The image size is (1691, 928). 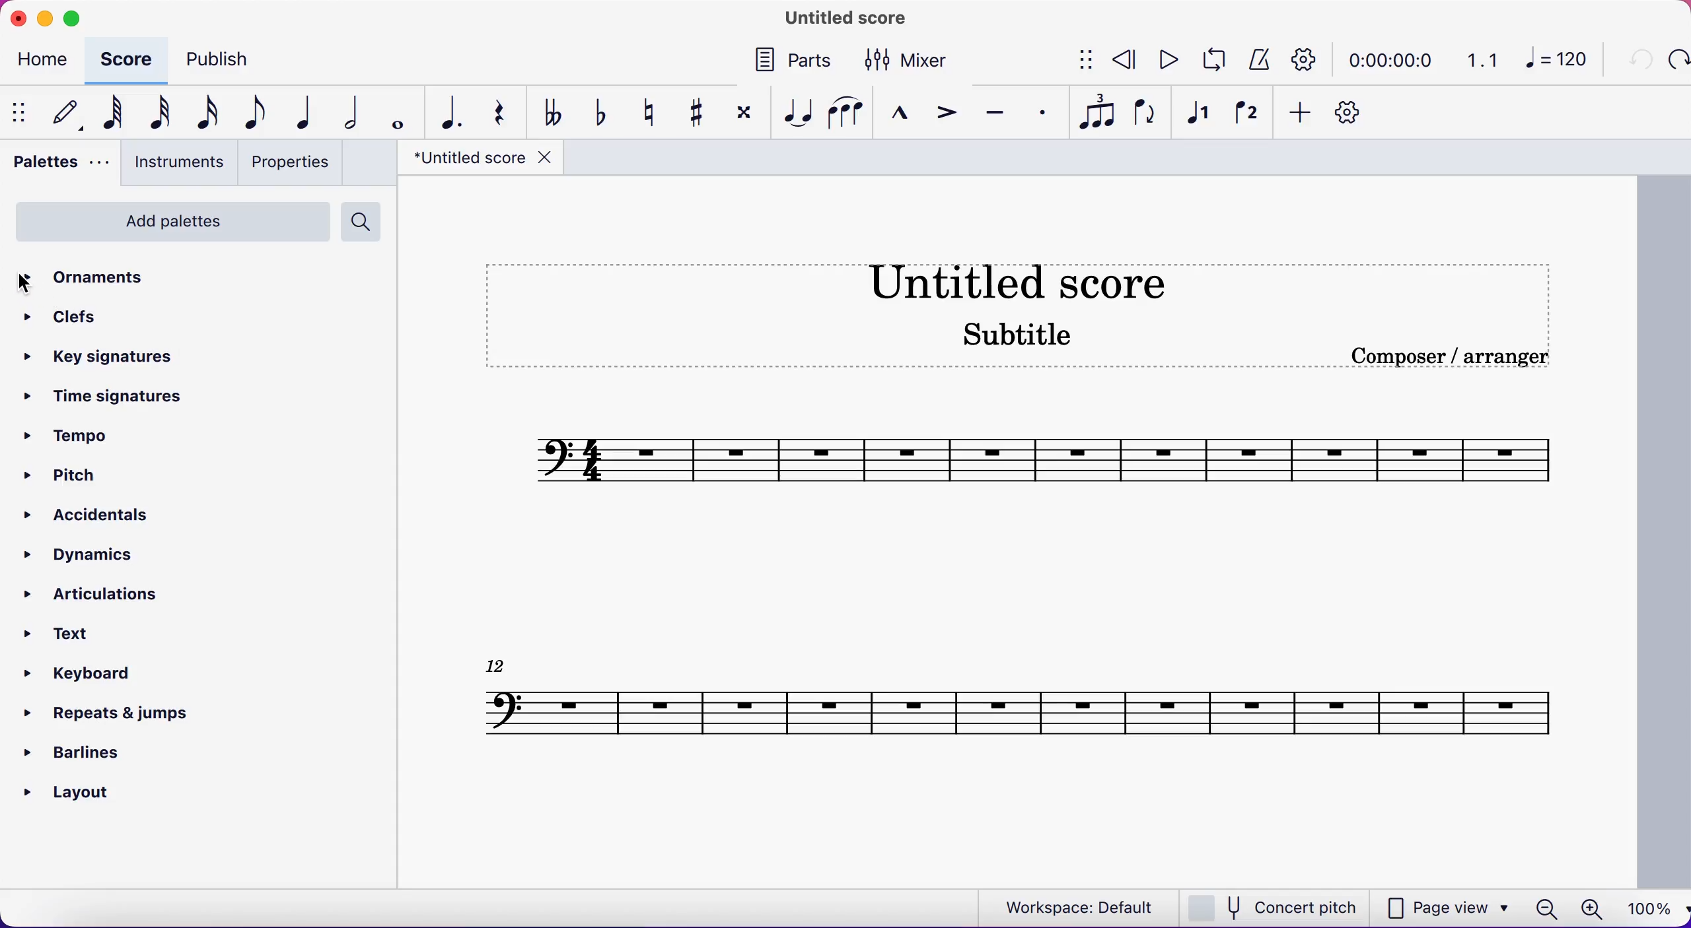 I want to click on marcato, so click(x=902, y=114).